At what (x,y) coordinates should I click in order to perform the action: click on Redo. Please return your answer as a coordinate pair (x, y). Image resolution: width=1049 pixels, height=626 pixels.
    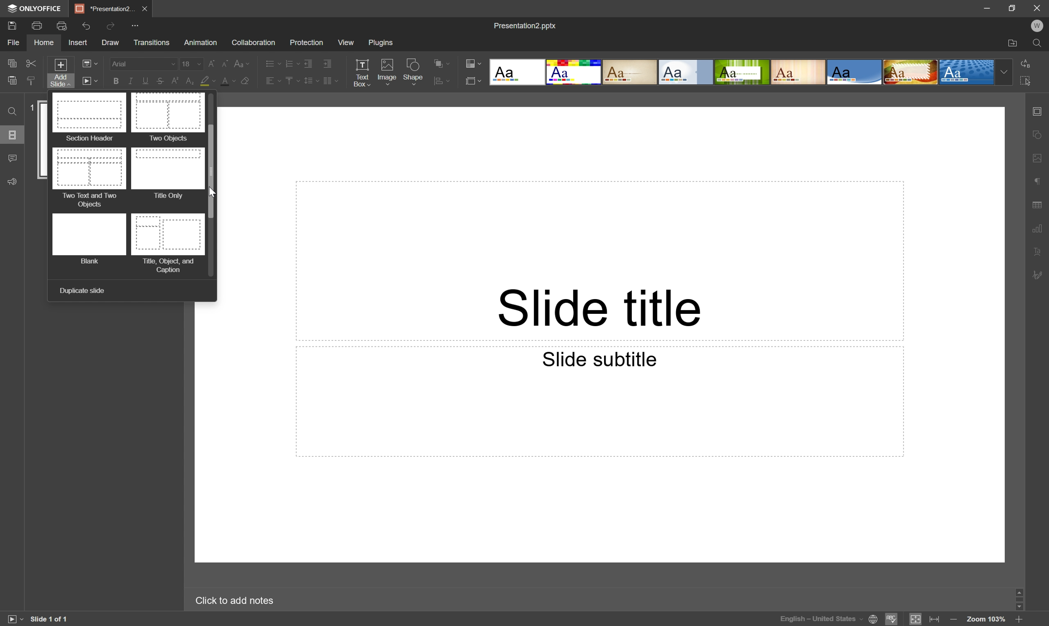
    Looking at the image, I should click on (112, 26).